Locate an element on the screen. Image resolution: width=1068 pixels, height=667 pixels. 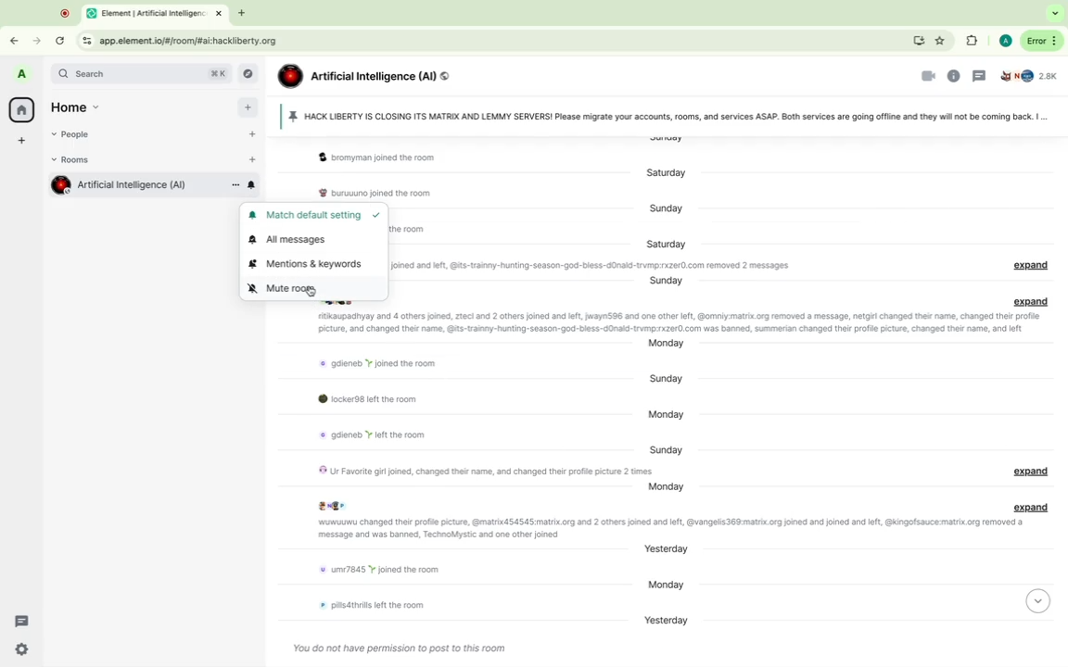
Start chat is located at coordinates (252, 134).